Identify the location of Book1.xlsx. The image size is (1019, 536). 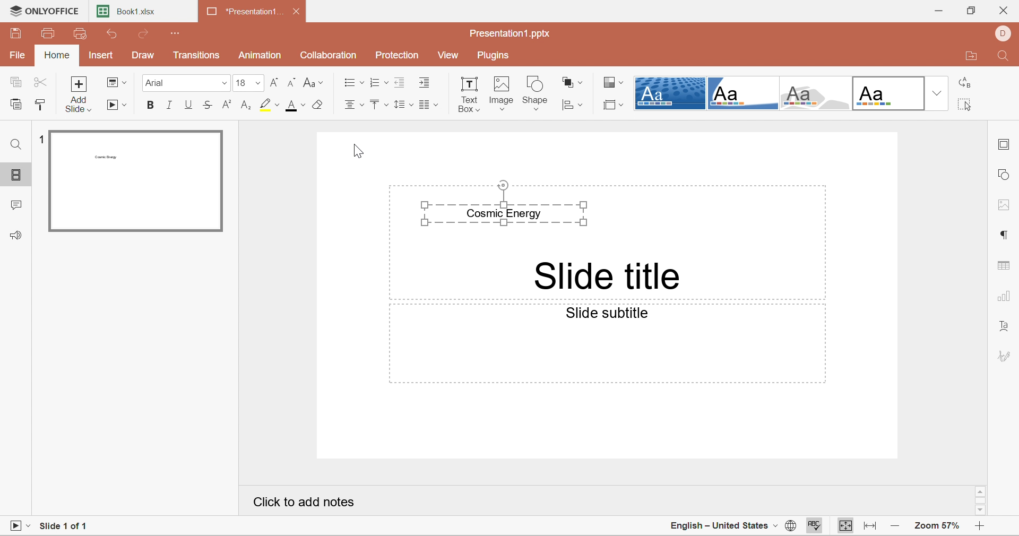
(132, 13).